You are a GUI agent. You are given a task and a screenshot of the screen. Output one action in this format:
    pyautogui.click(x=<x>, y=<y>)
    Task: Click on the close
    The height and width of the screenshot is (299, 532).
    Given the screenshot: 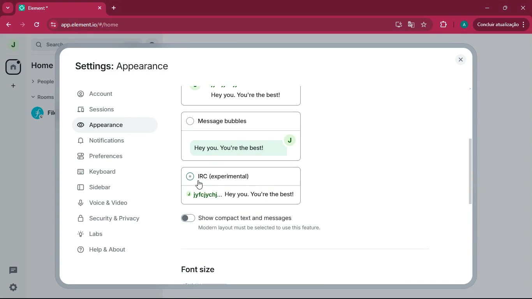 What is the action you would take?
    pyautogui.click(x=460, y=59)
    